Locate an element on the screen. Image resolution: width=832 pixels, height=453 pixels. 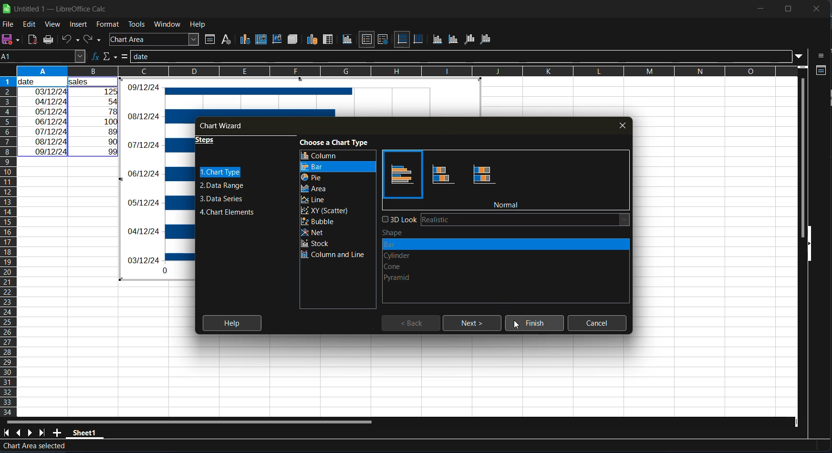
titles is located at coordinates (349, 40).